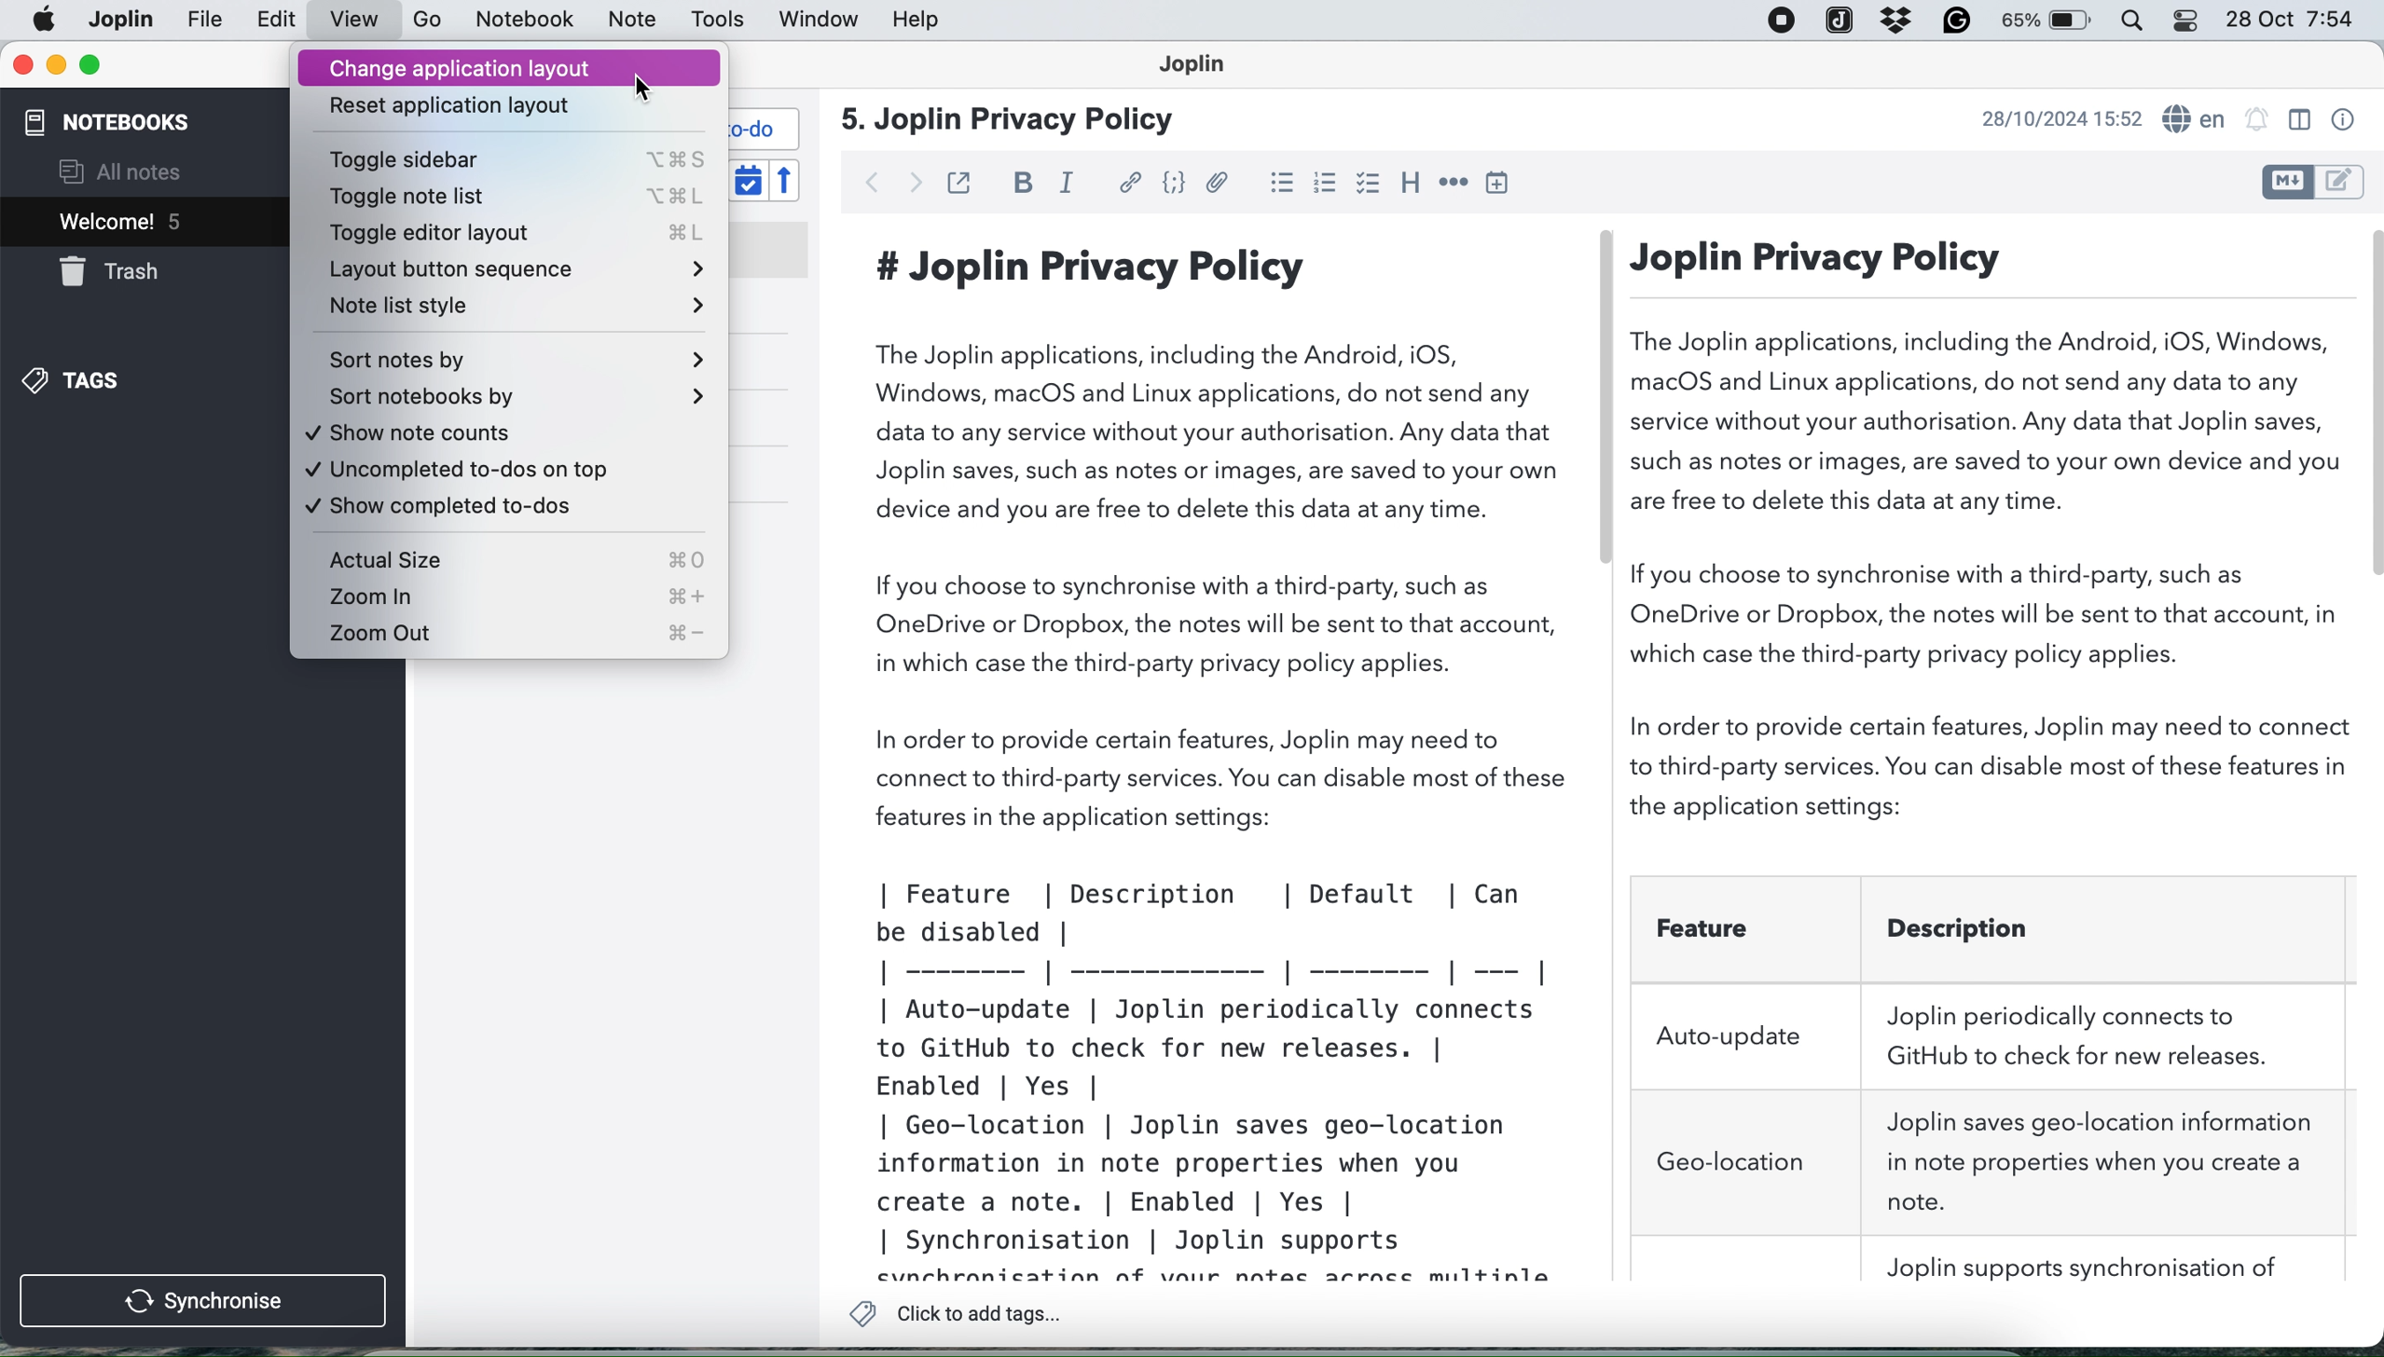  What do you see at coordinates (2290, 21) in the screenshot?
I see `28 Oct 7:54` at bounding box center [2290, 21].